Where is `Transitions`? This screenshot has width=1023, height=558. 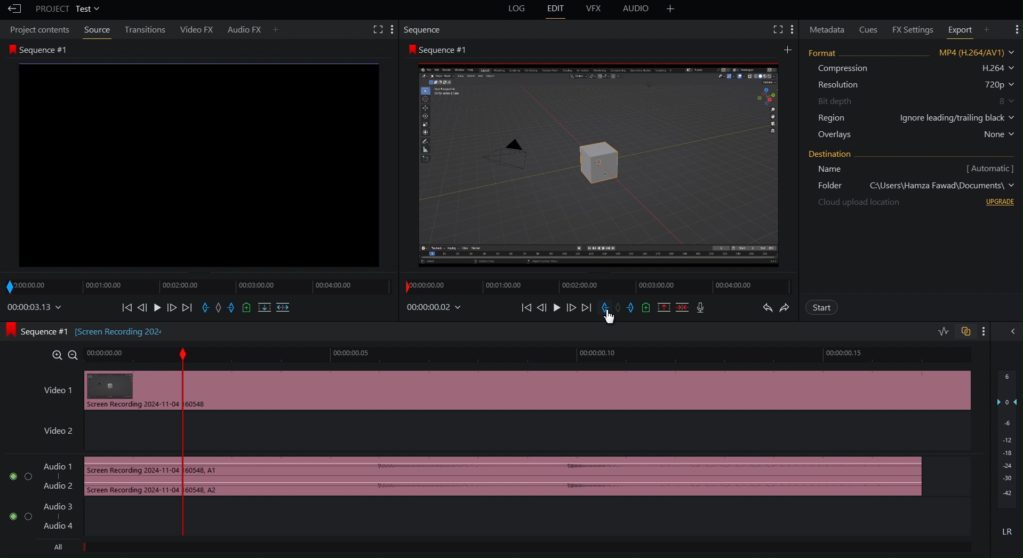
Transitions is located at coordinates (145, 30).